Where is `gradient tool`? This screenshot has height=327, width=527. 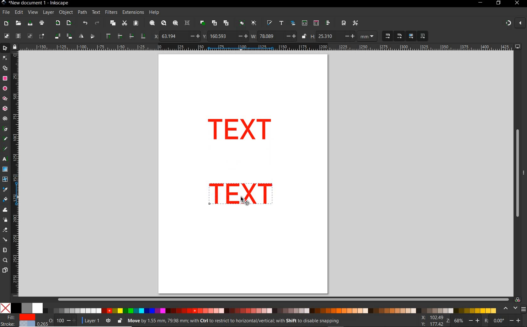 gradient tool is located at coordinates (5, 169).